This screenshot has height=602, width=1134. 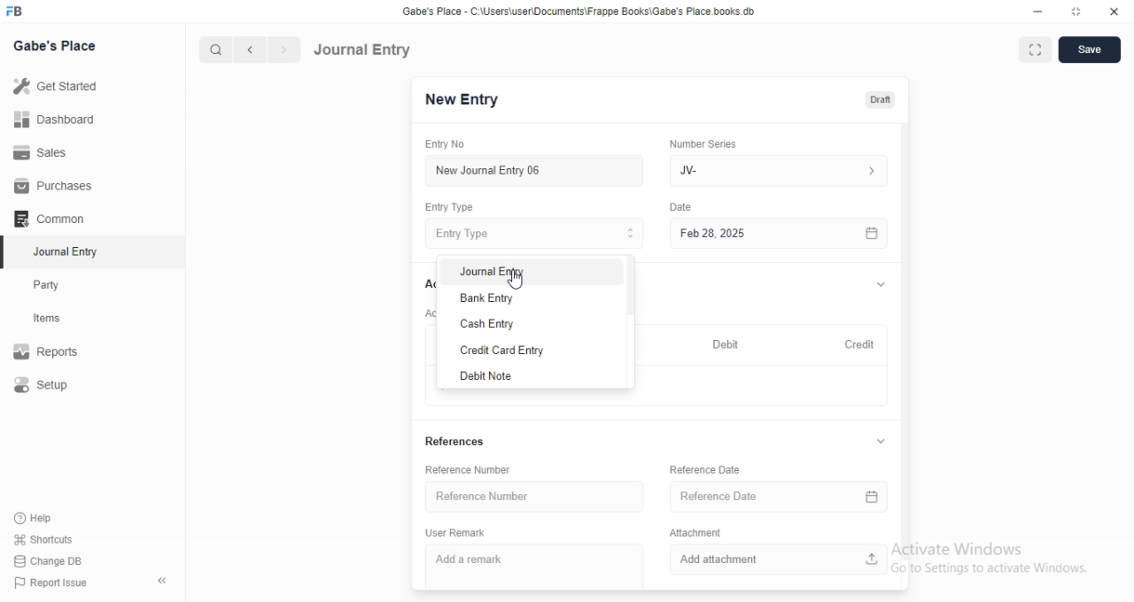 I want to click on ‘Number Series, so click(x=713, y=142).